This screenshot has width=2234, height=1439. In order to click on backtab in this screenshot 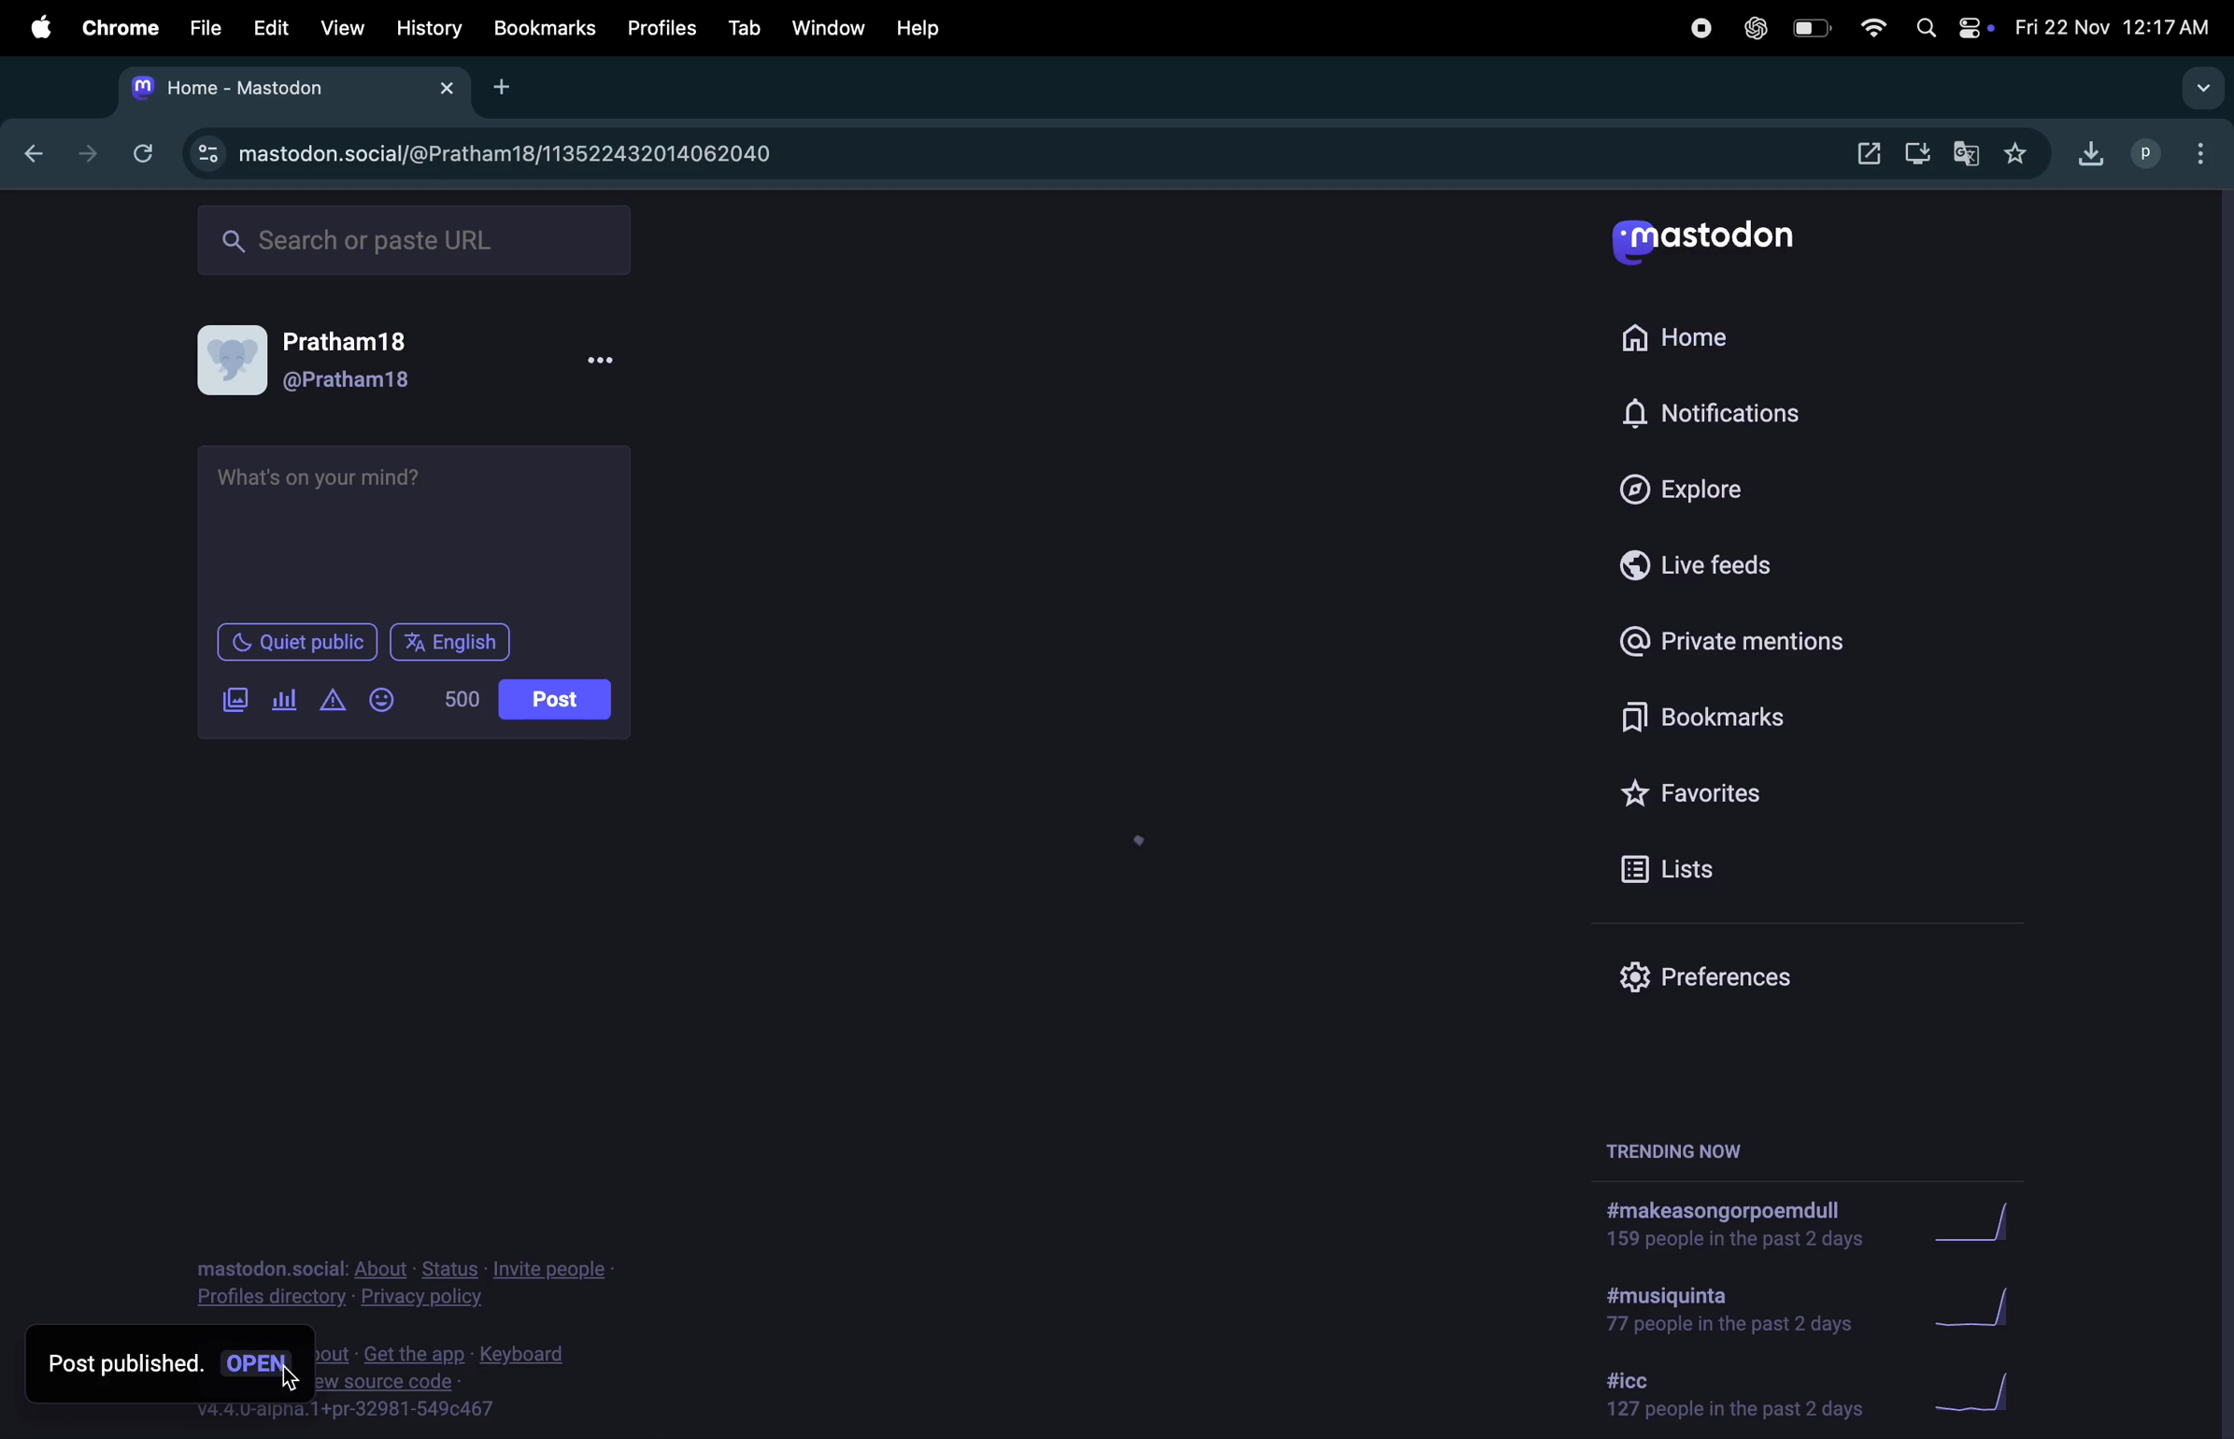, I will do `click(28, 152)`.